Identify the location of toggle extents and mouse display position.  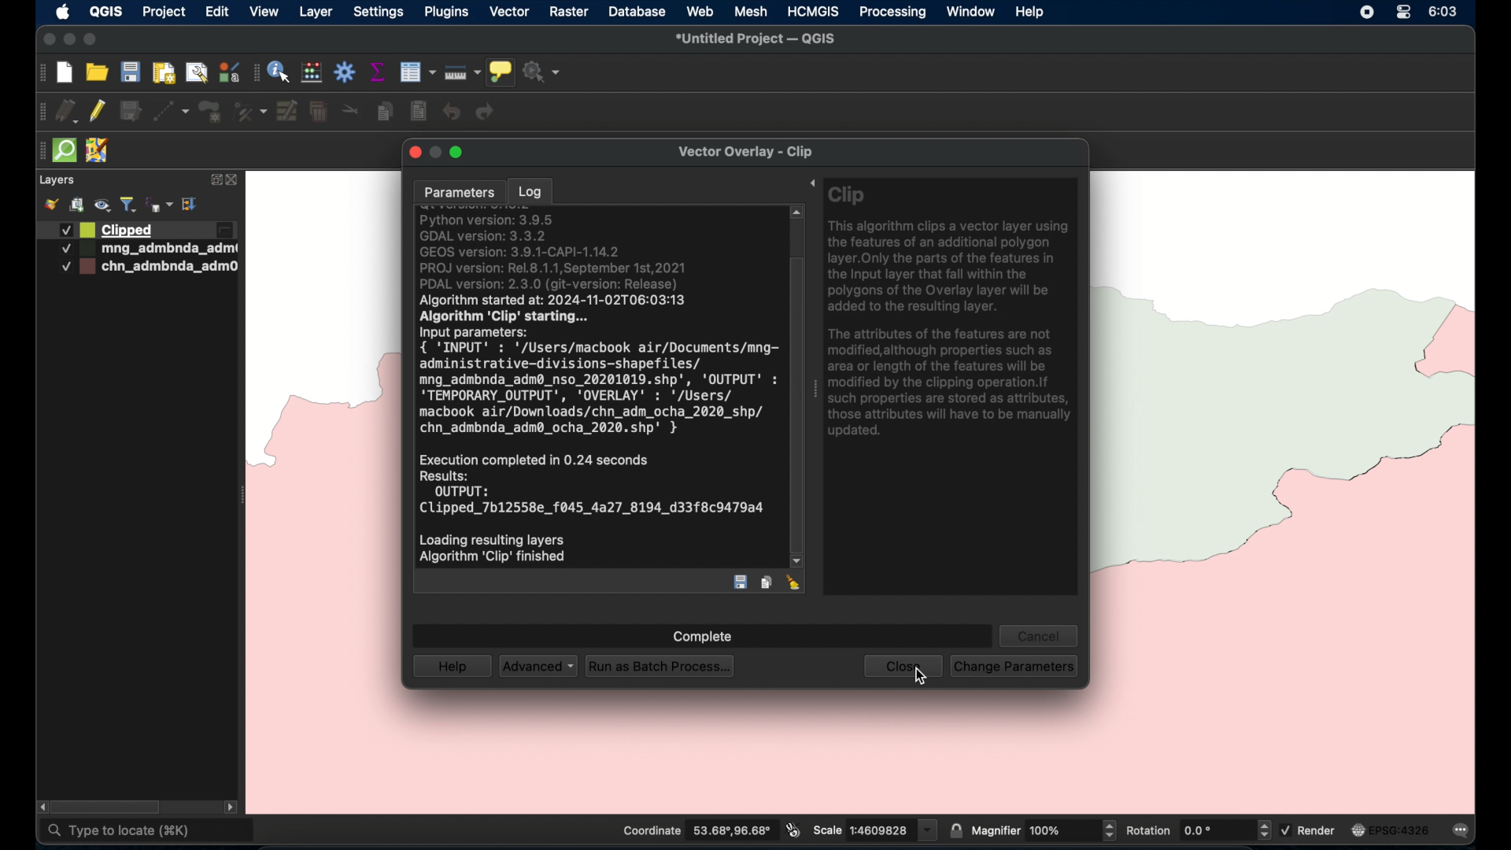
(793, 830).